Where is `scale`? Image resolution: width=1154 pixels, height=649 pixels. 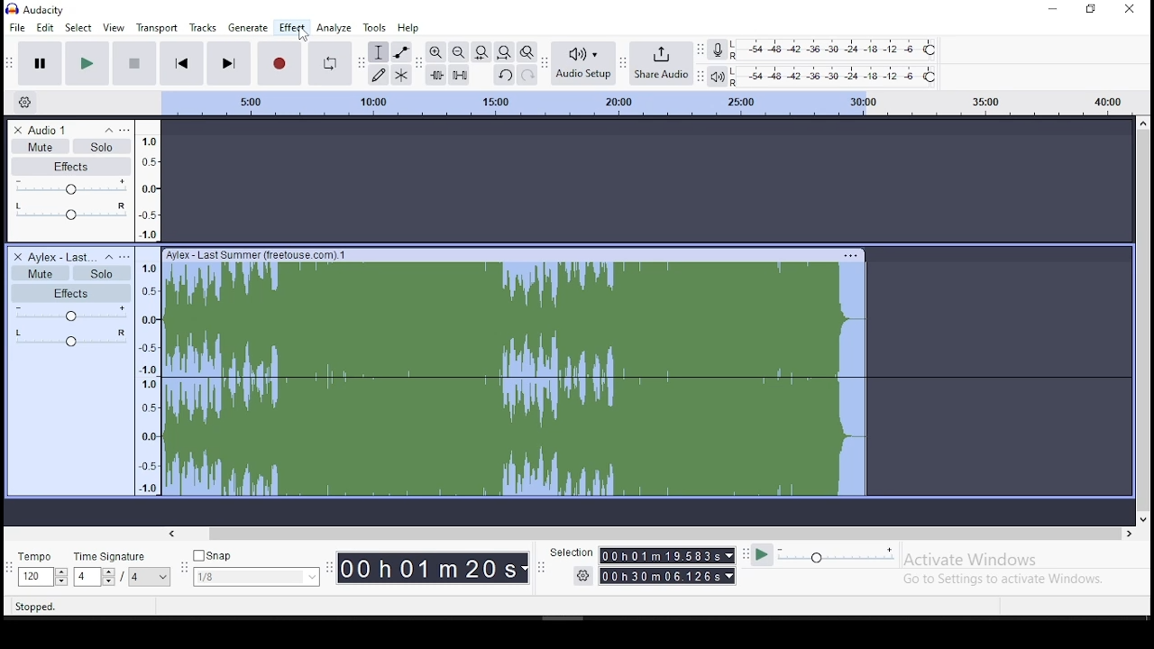 scale is located at coordinates (148, 306).